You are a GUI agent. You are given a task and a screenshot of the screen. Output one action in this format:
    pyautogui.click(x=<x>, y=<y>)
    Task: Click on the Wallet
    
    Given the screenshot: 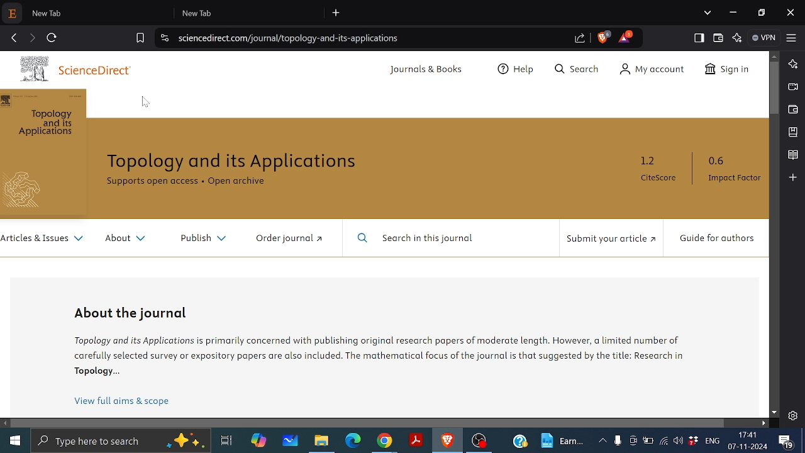 What is the action you would take?
    pyautogui.click(x=718, y=38)
    